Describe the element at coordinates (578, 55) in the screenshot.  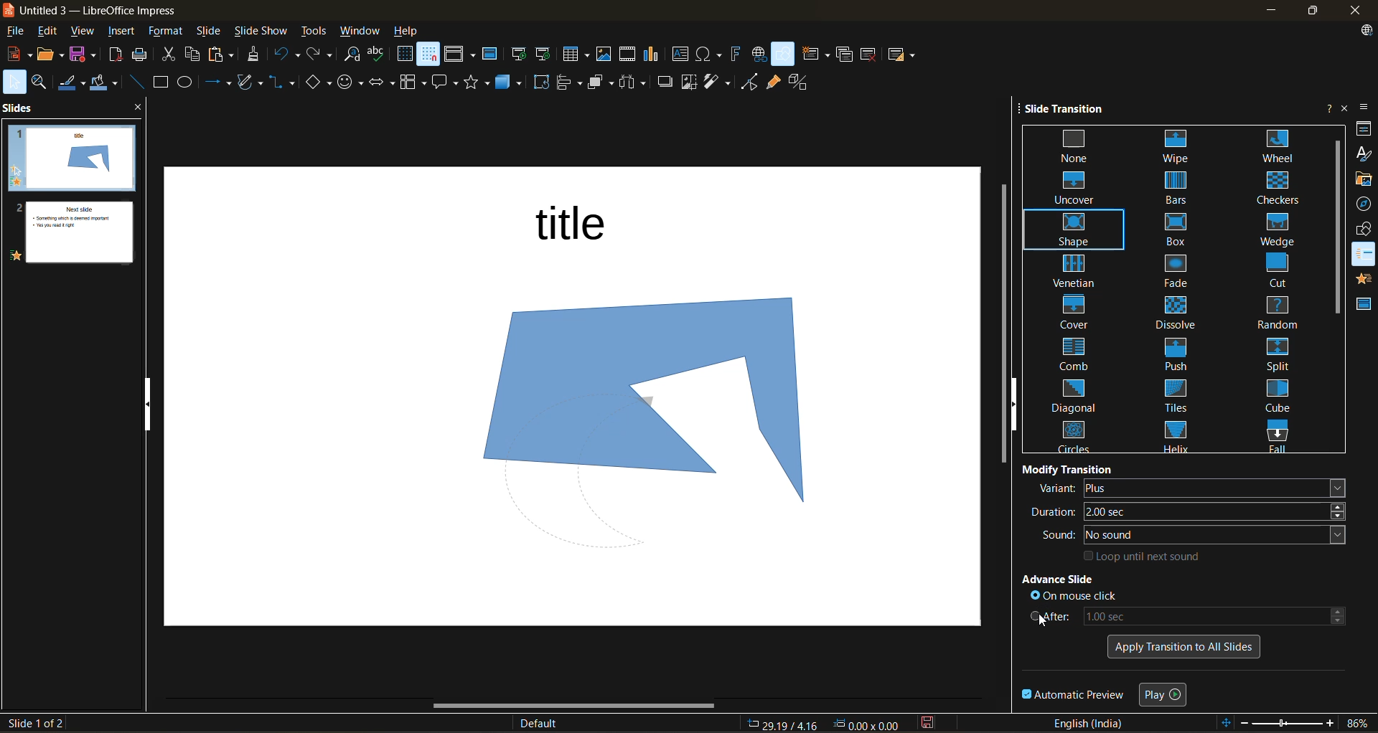
I see `table` at that location.